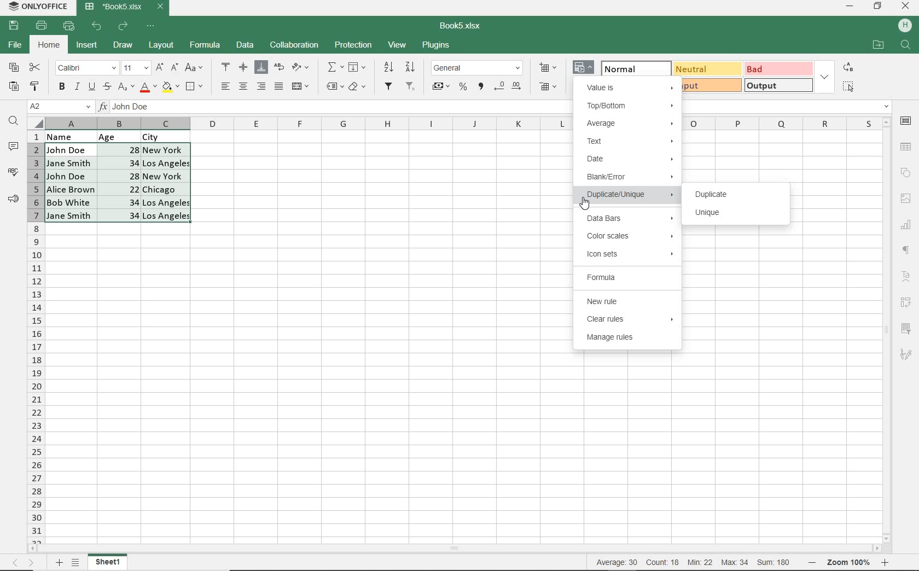 This screenshot has height=571, width=919. What do you see at coordinates (462, 87) in the screenshot?
I see `PERCENT STYLE` at bounding box center [462, 87].